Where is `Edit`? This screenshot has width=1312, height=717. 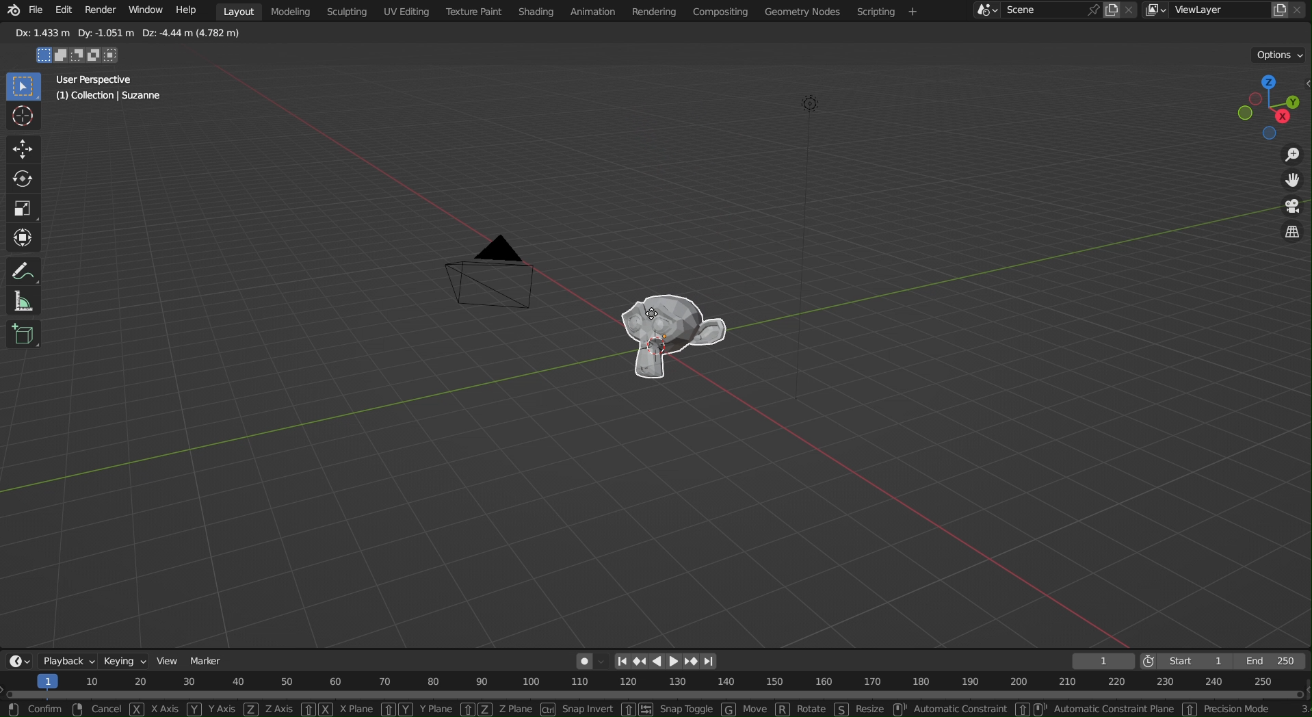
Edit is located at coordinates (67, 12).